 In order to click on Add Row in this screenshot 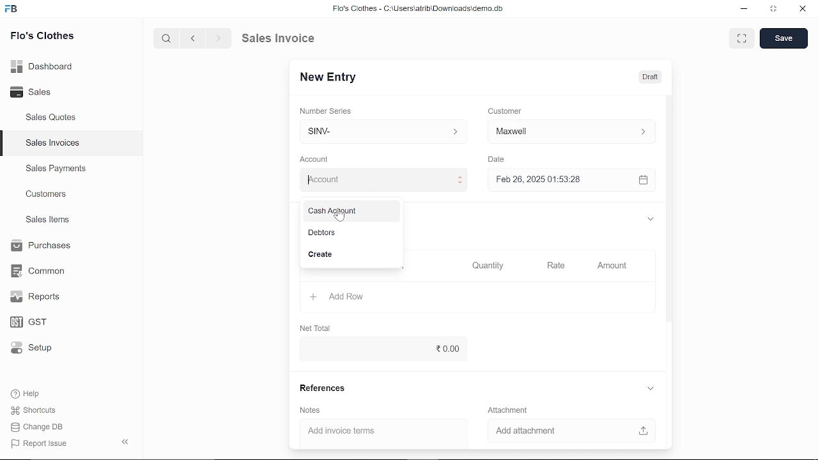, I will do `click(338, 297)`.